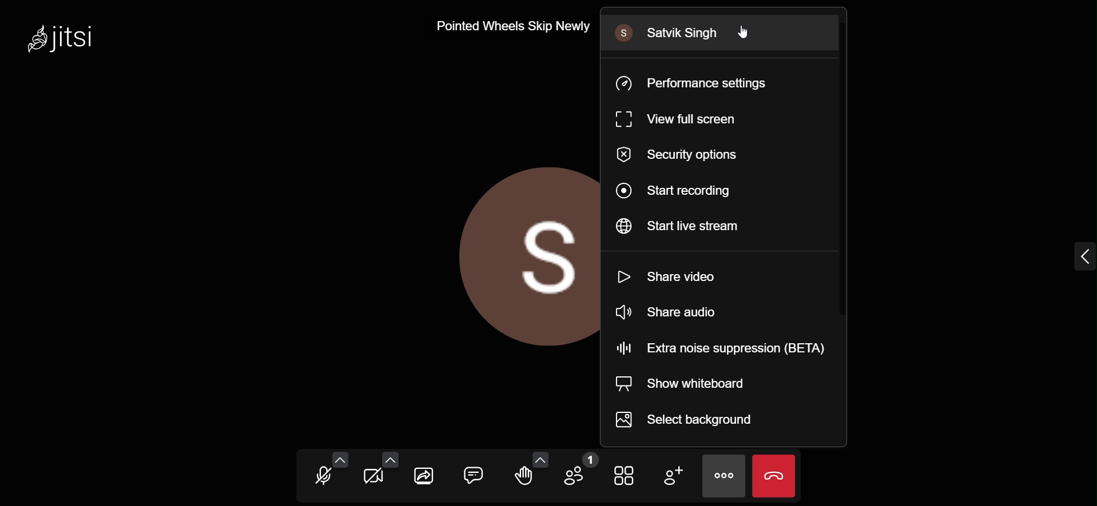 This screenshot has width=1097, height=506. I want to click on audio setting, so click(340, 456).